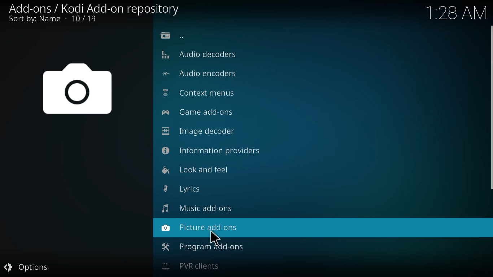 The width and height of the screenshot is (493, 277). What do you see at coordinates (198, 207) in the screenshot?
I see `music add-ons` at bounding box center [198, 207].